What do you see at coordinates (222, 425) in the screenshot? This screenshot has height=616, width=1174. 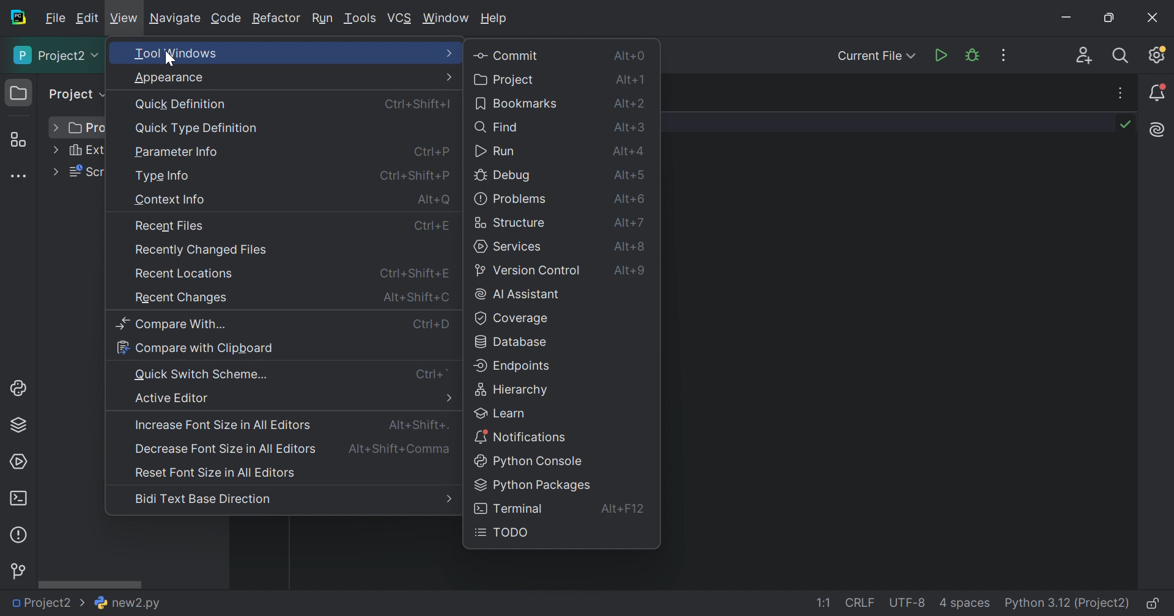 I see `Increase font size in all editors` at bounding box center [222, 425].